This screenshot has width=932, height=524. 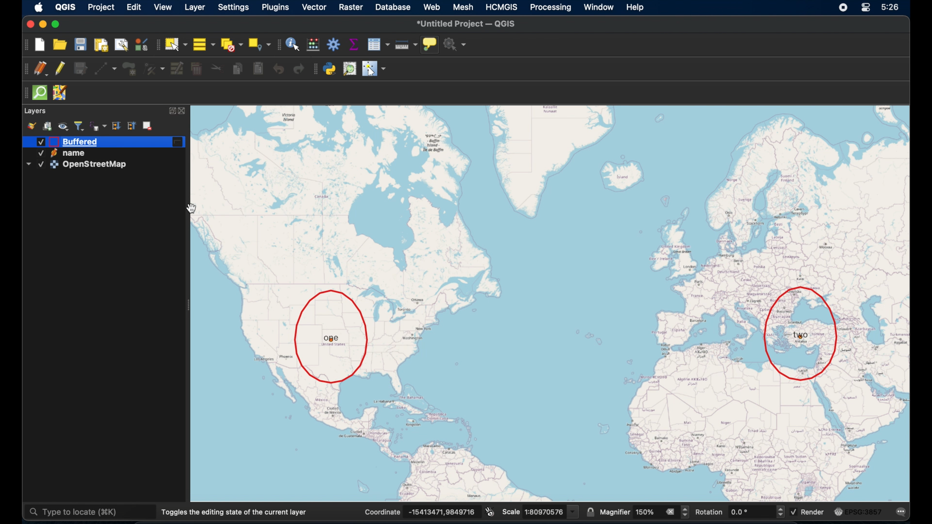 What do you see at coordinates (299, 69) in the screenshot?
I see `redo` at bounding box center [299, 69].